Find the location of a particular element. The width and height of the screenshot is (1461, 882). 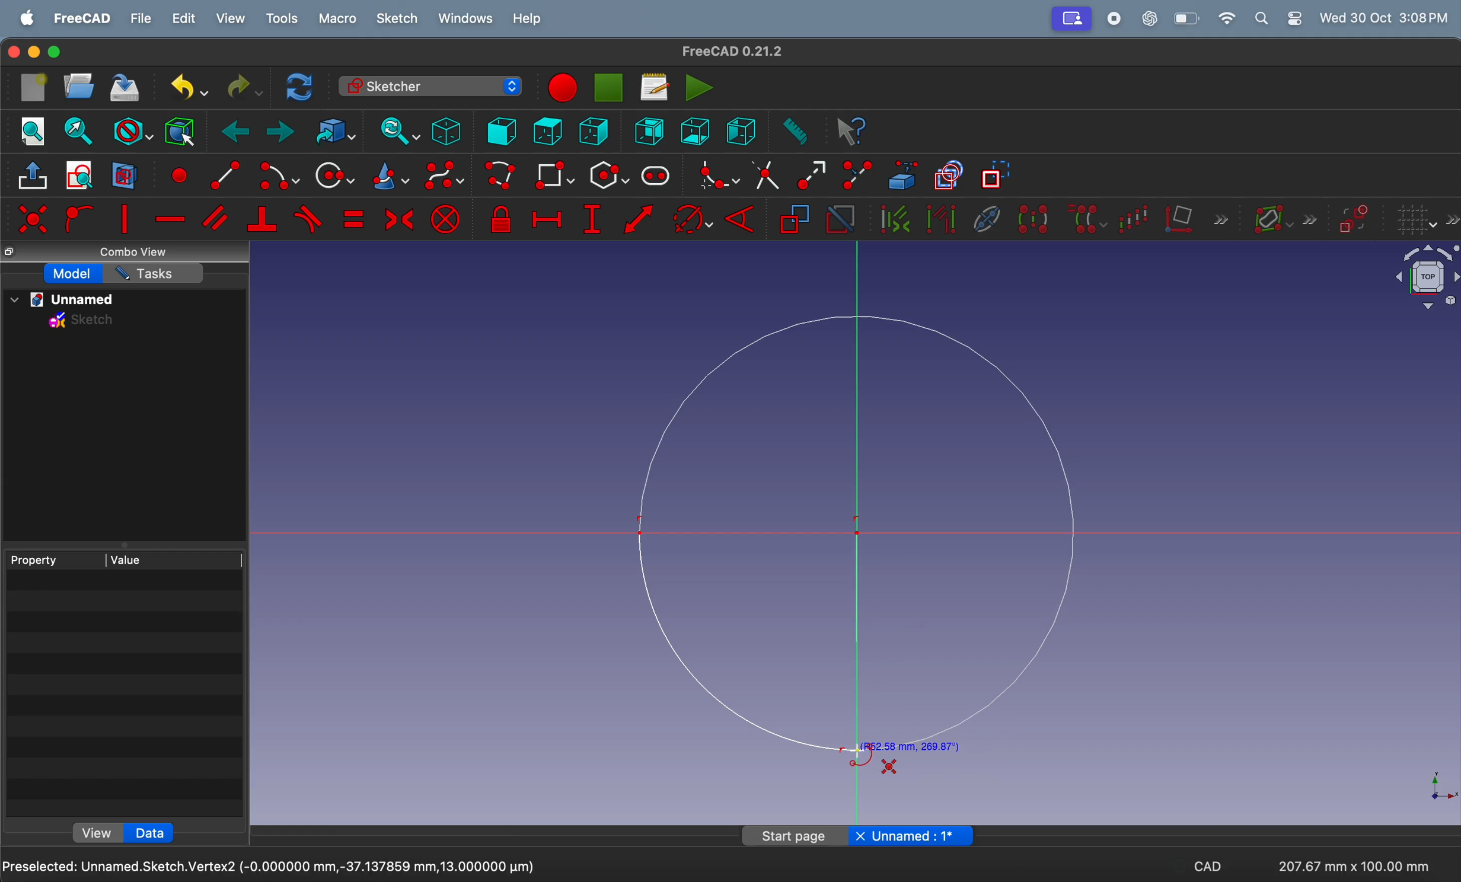

constrain vertical distance is located at coordinates (592, 219).